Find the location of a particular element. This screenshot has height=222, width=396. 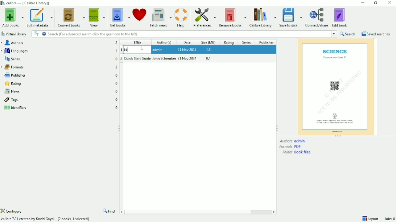

Find is located at coordinates (110, 211).